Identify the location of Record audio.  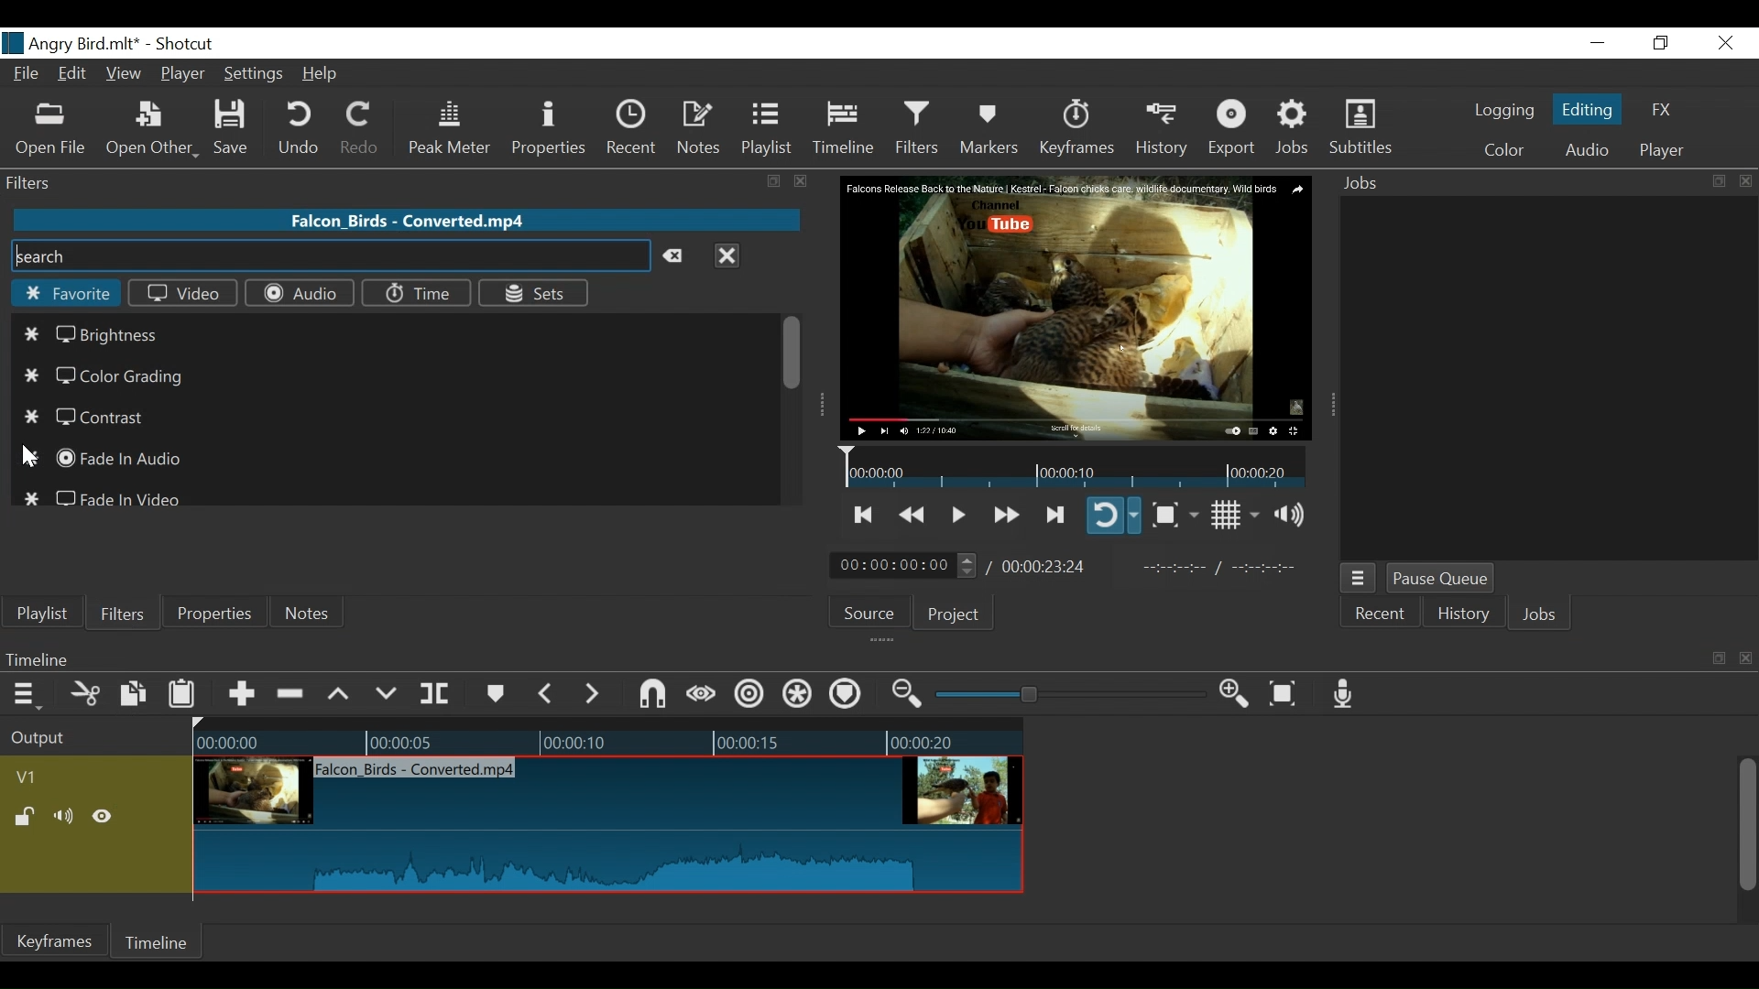
(1344, 693).